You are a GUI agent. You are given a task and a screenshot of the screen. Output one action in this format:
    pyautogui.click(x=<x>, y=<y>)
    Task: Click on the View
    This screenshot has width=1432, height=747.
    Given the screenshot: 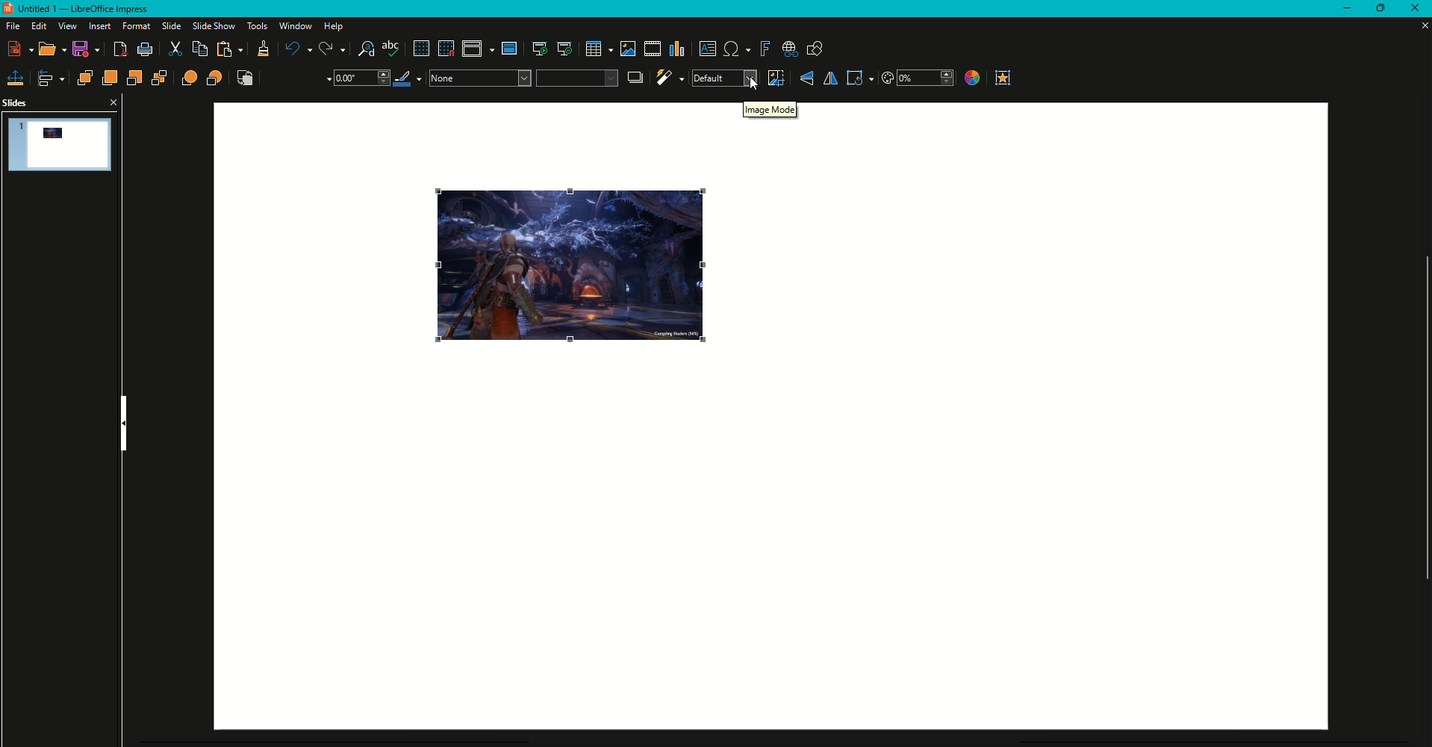 What is the action you would take?
    pyautogui.click(x=65, y=26)
    